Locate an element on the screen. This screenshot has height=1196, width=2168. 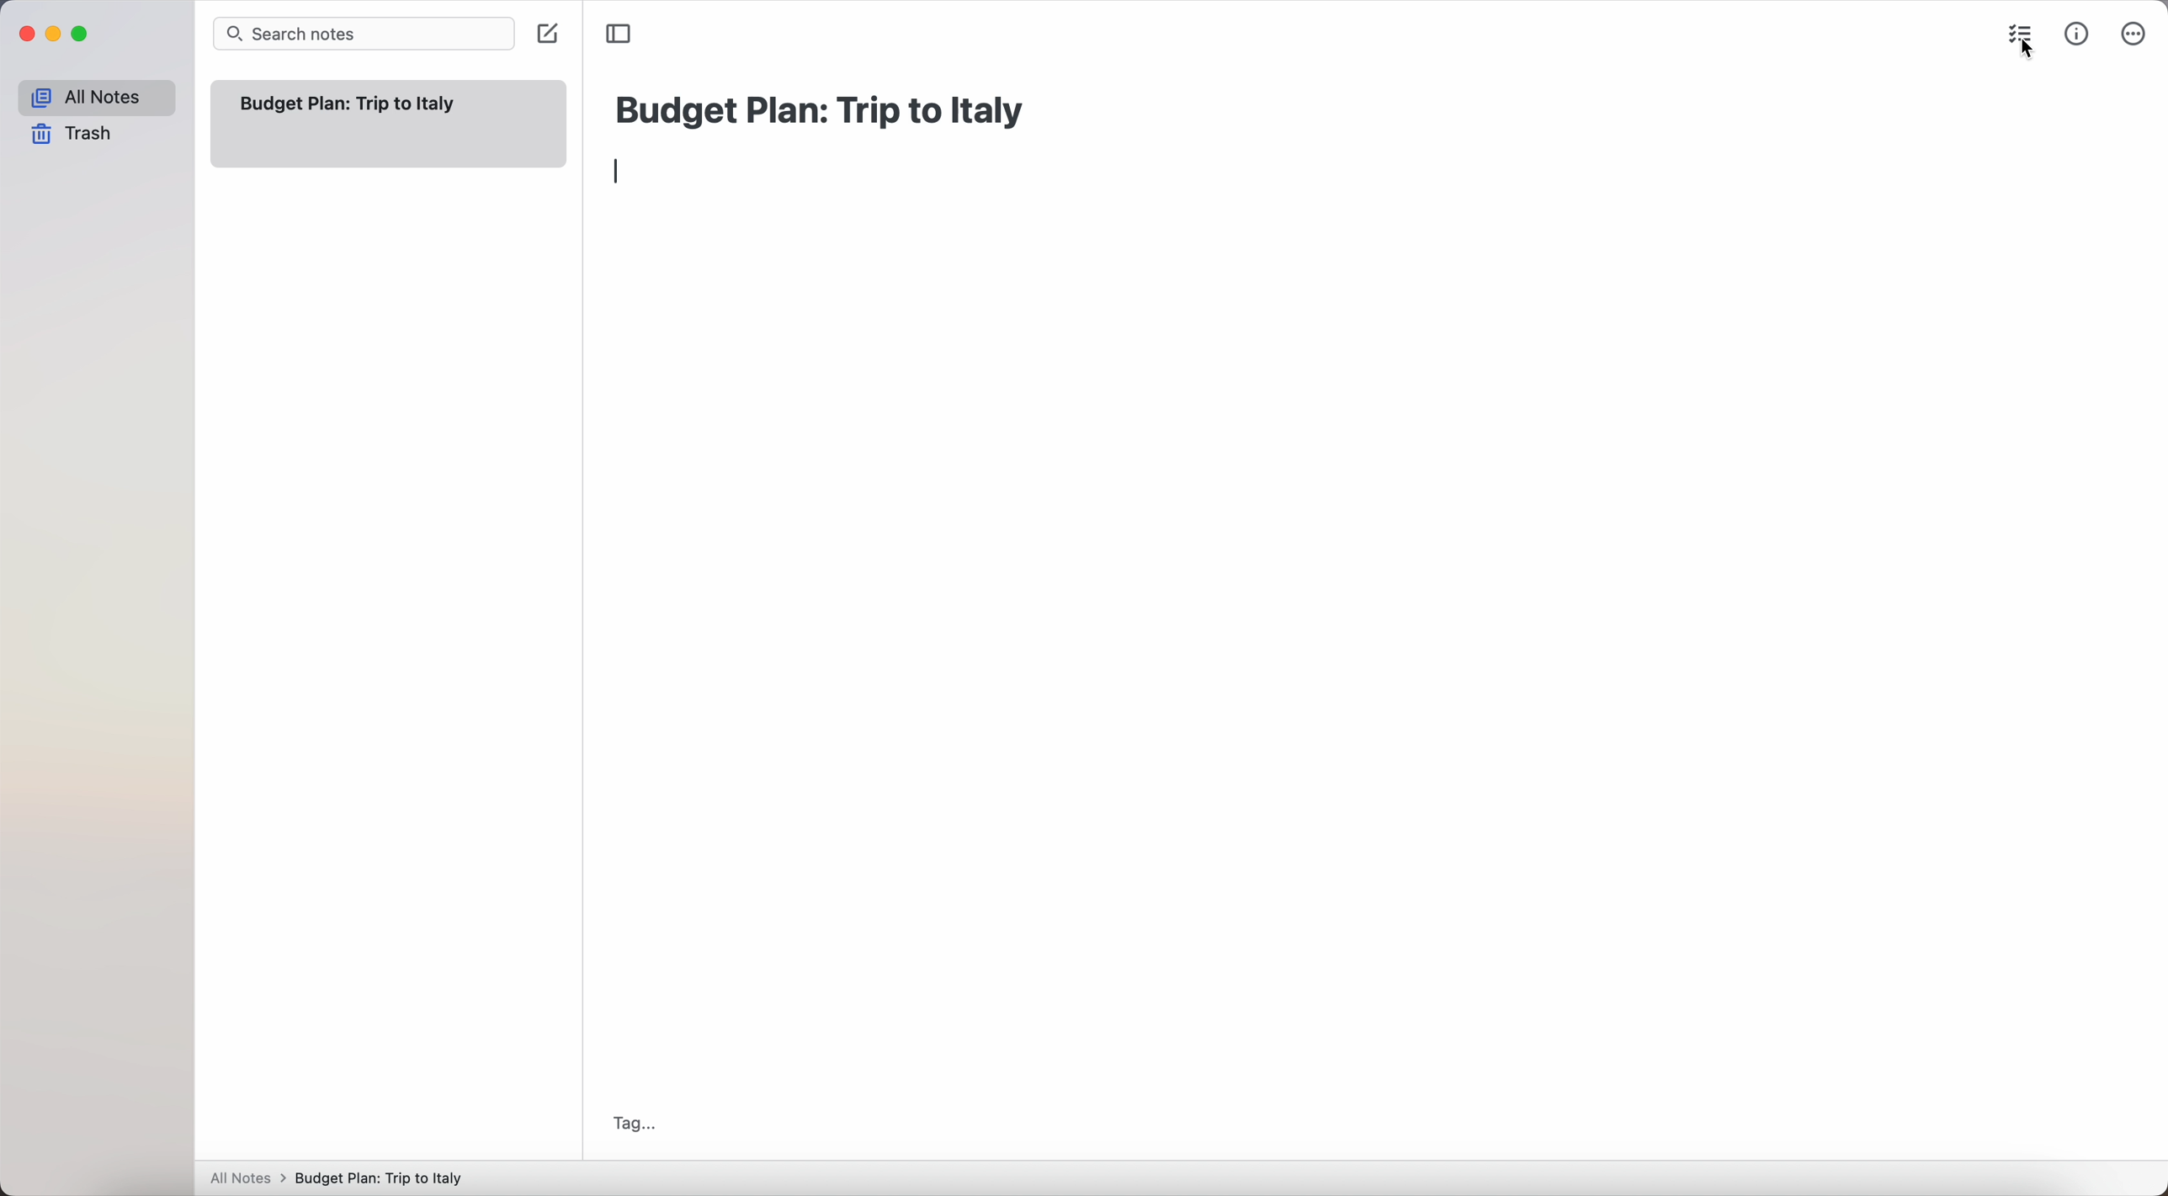
tag is located at coordinates (635, 1124).